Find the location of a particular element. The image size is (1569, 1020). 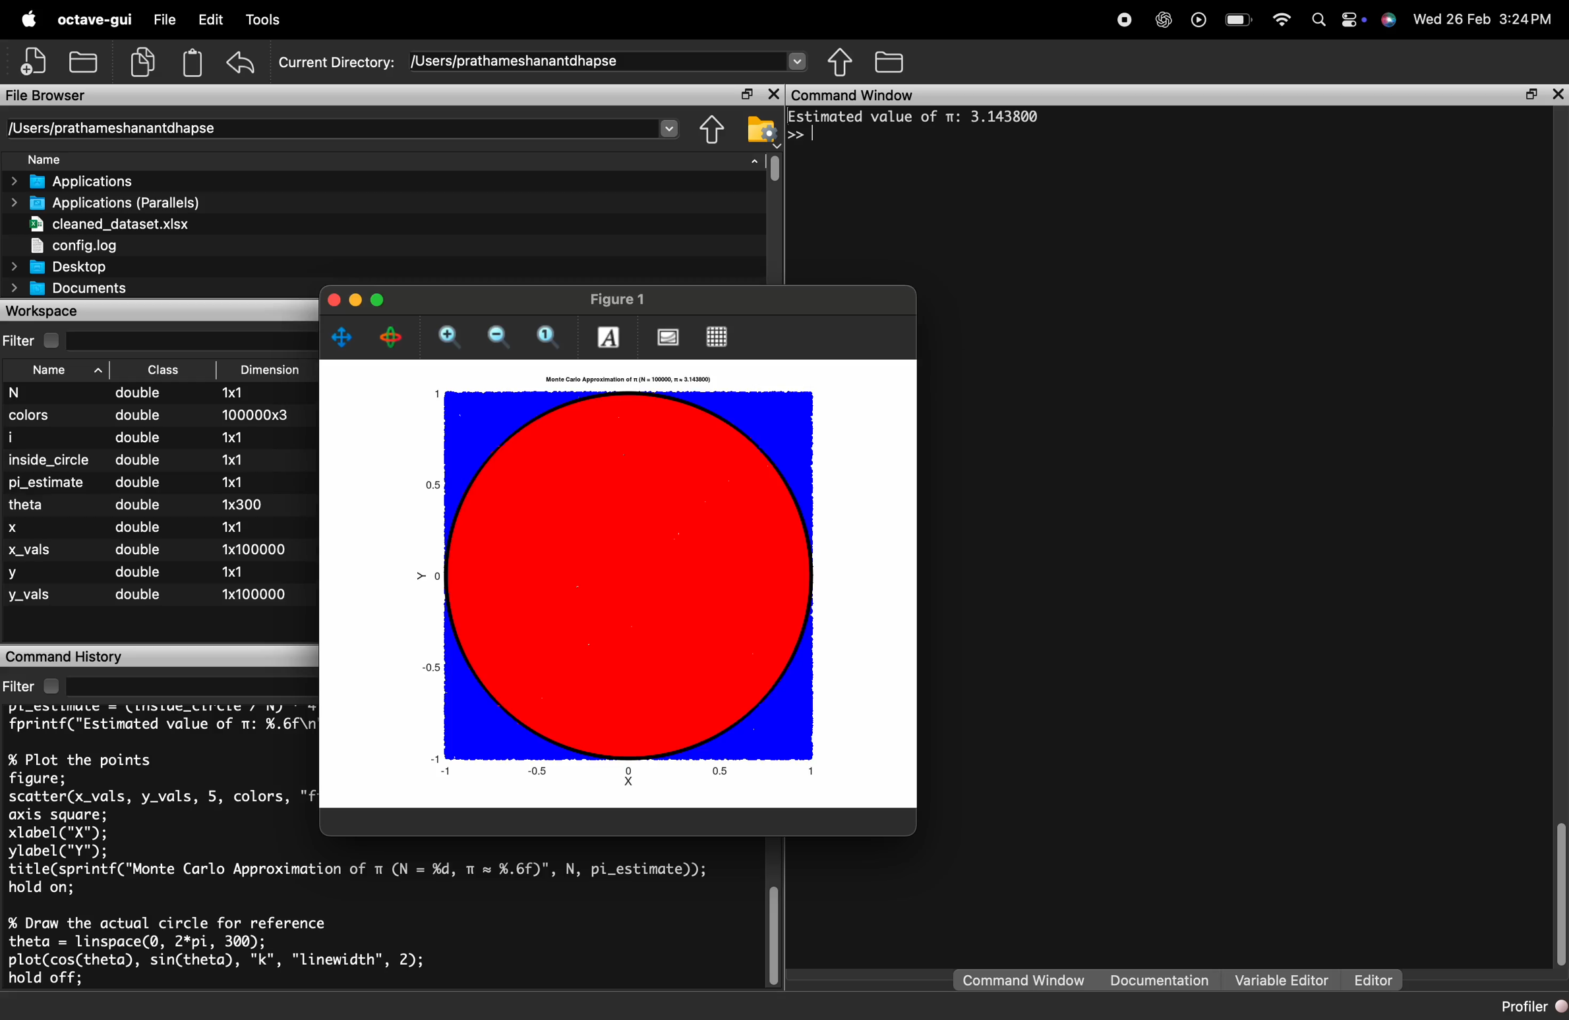

Desktop is located at coordinates (60, 266).